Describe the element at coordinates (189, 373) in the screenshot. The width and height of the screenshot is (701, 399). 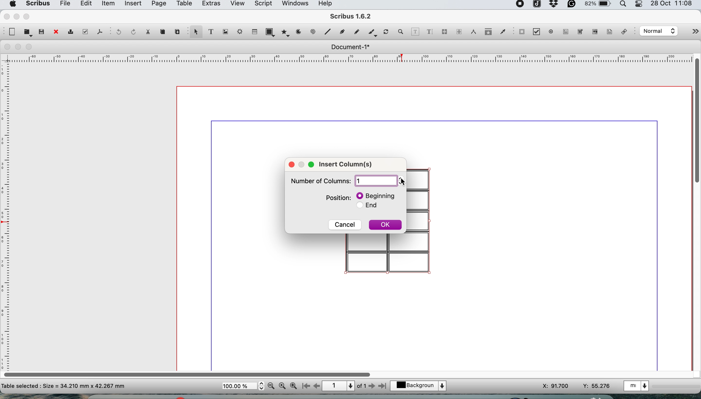
I see `horizontal scroll bar` at that location.